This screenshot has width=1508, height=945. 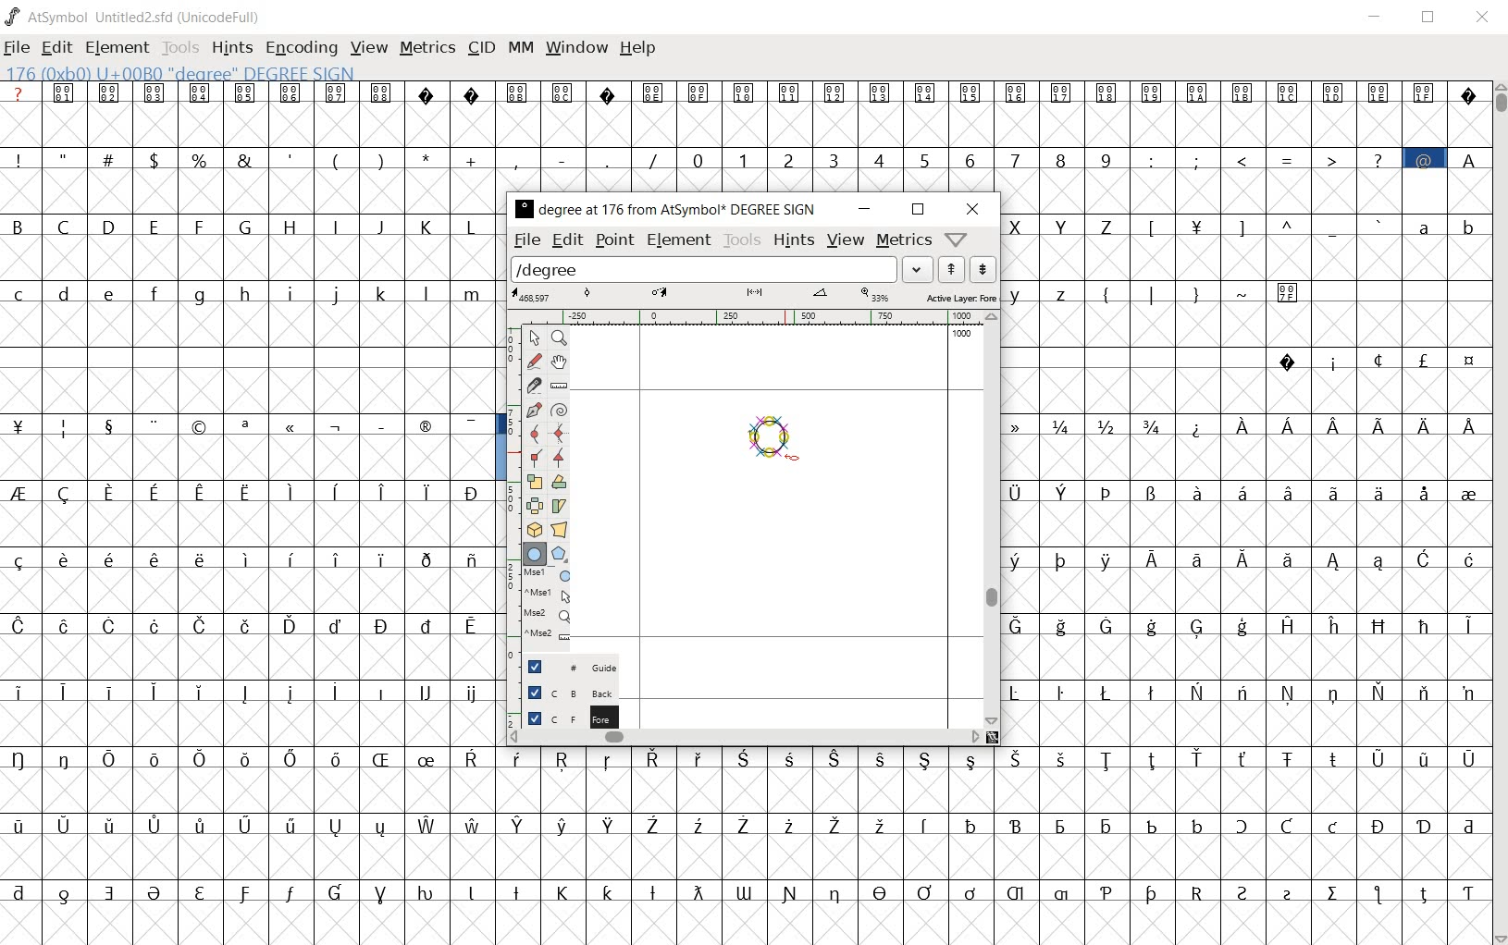 What do you see at coordinates (253, 689) in the screenshot?
I see `special letters` at bounding box center [253, 689].